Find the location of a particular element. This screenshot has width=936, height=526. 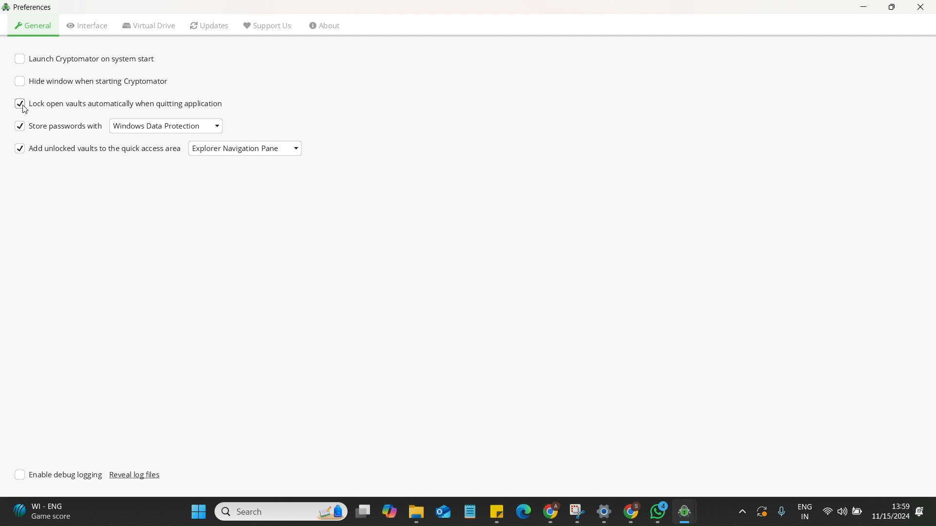

Search Bar is located at coordinates (280, 510).